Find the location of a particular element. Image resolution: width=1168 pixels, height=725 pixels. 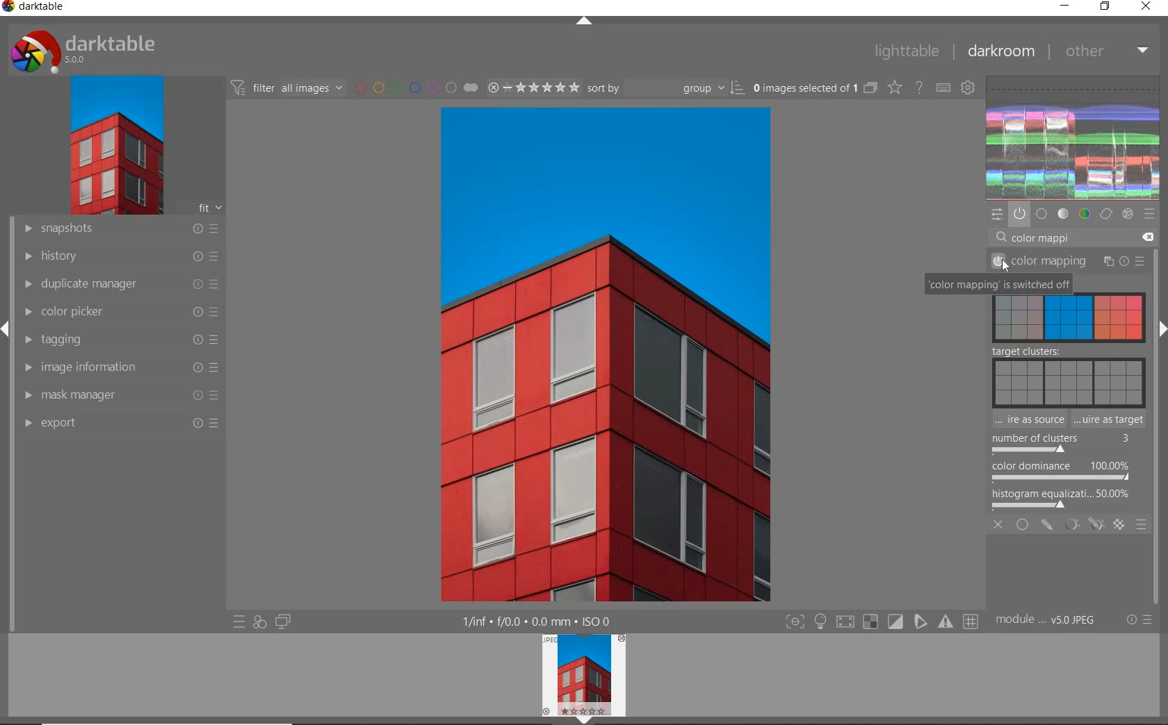

close is located at coordinates (1146, 8).